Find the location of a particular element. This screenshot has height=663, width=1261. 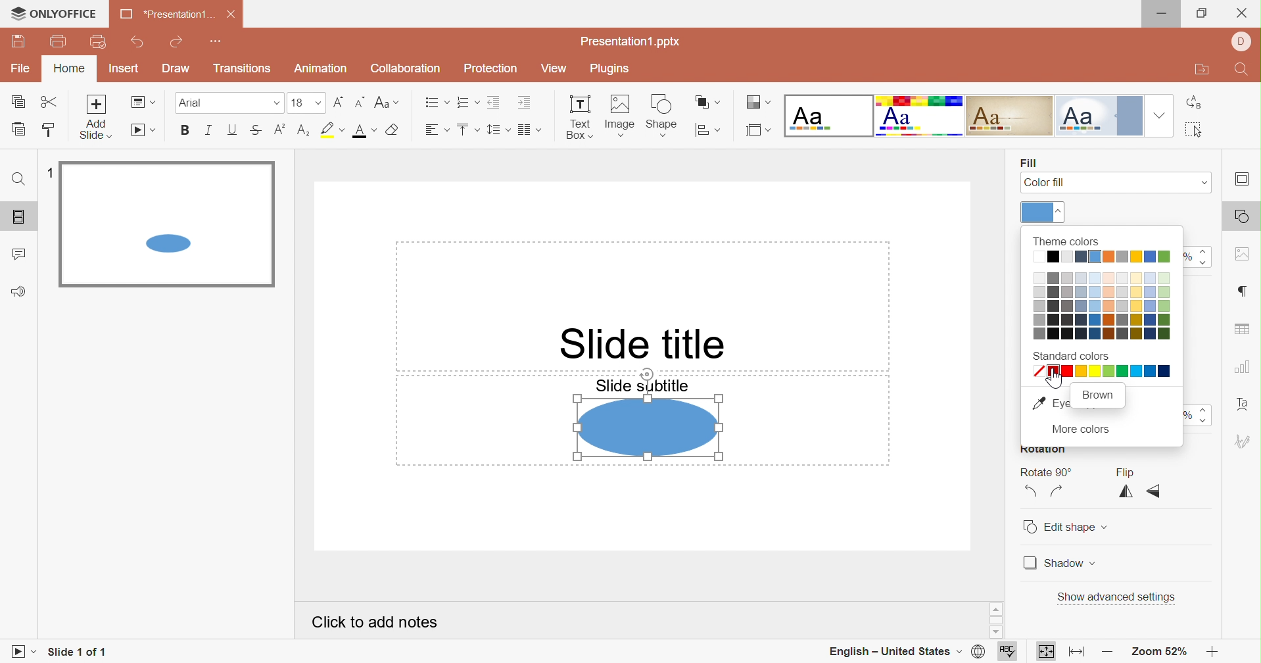

Strikethrough is located at coordinates (256, 131).